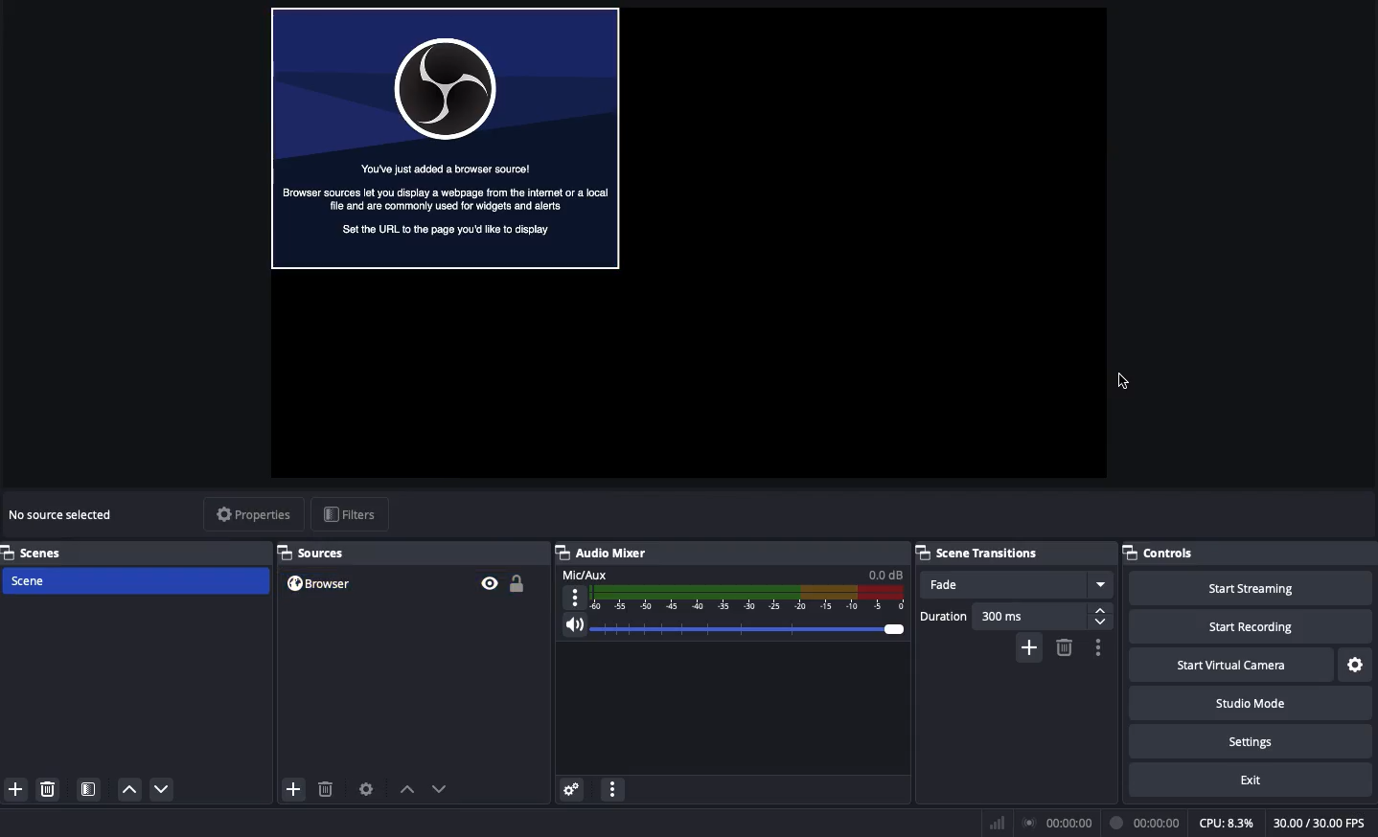 This screenshot has width=1378, height=837. I want to click on Add, so click(1029, 647).